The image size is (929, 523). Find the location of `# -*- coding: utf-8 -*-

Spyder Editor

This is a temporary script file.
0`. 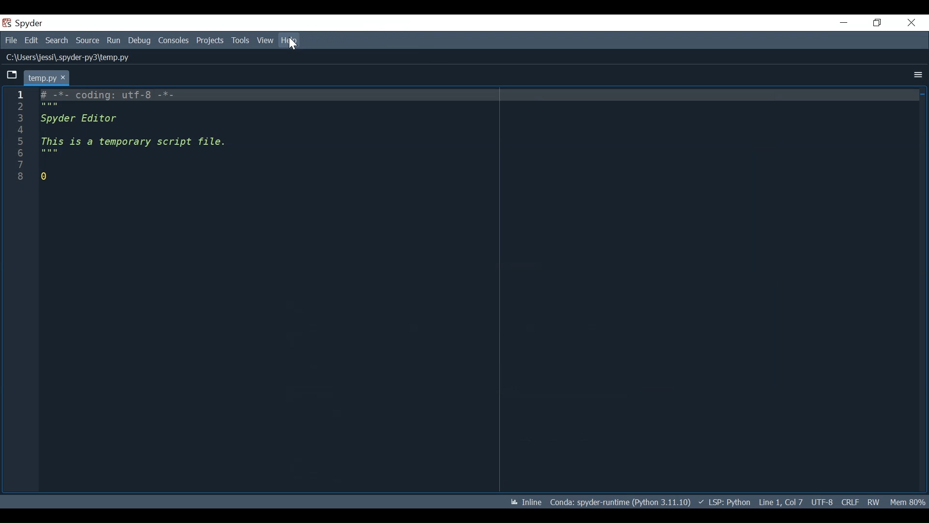

# -*- coding: utf-8 -*-

Spyder Editor

This is a temporary script file.
0 is located at coordinates (177, 148).